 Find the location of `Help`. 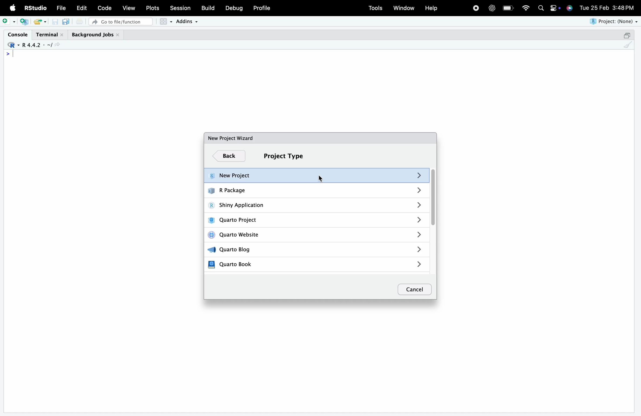

Help is located at coordinates (431, 8).